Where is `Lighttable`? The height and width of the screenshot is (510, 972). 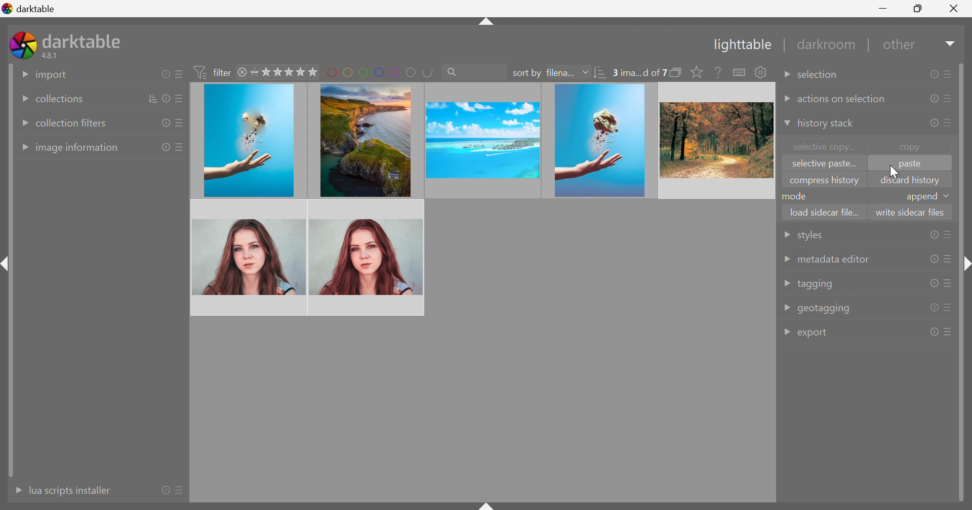
Lighttable is located at coordinates (740, 46).